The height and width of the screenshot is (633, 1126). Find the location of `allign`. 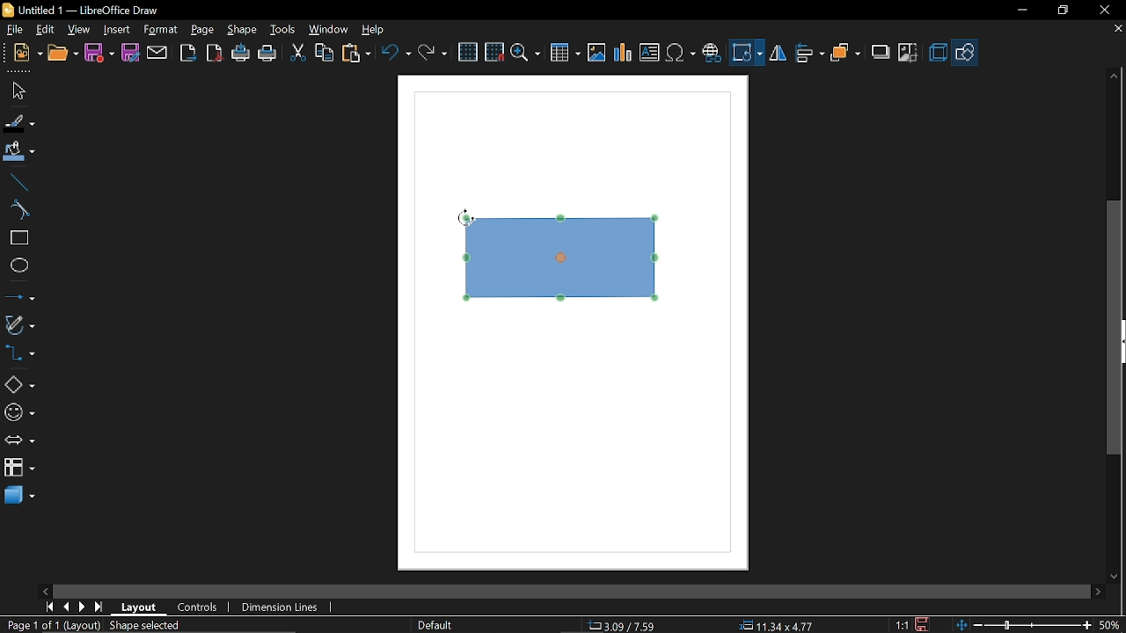

allign is located at coordinates (808, 54).